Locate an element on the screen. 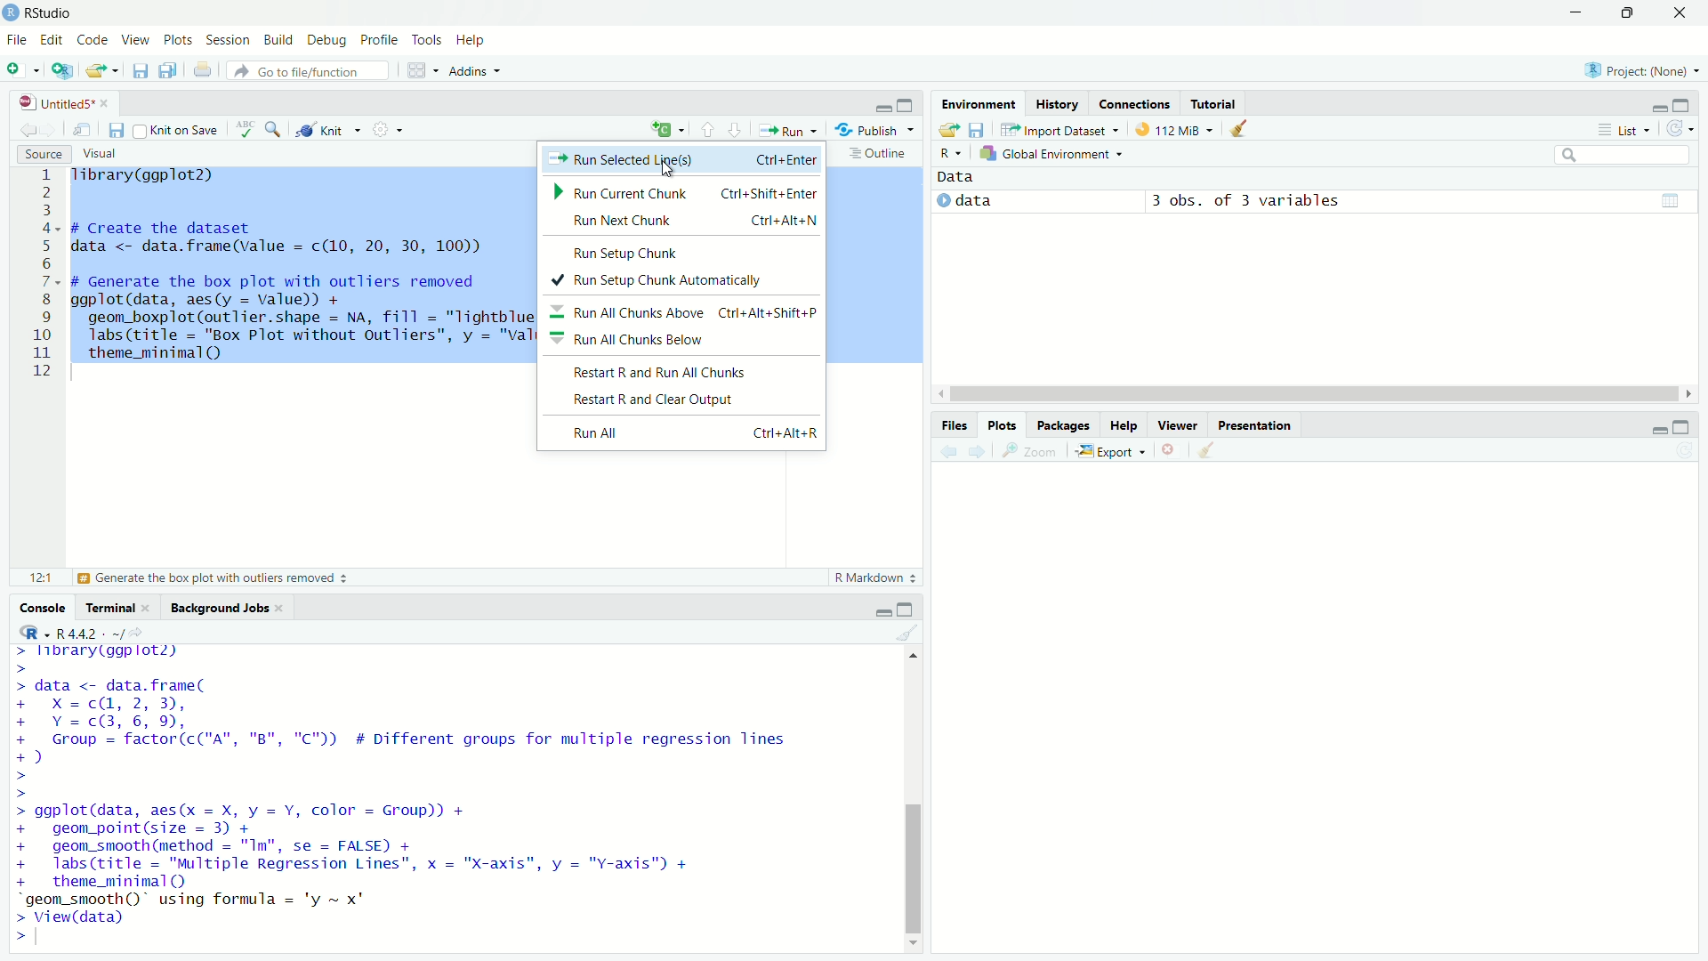 The height and width of the screenshot is (961, 1708). n Build is located at coordinates (278, 41).